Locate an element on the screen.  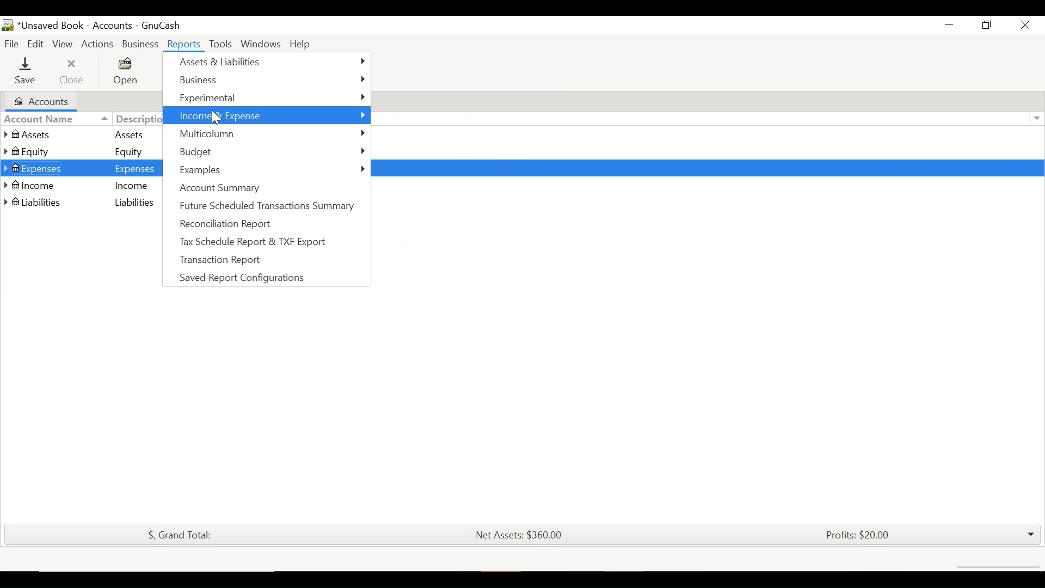
Examples is located at coordinates (267, 170).